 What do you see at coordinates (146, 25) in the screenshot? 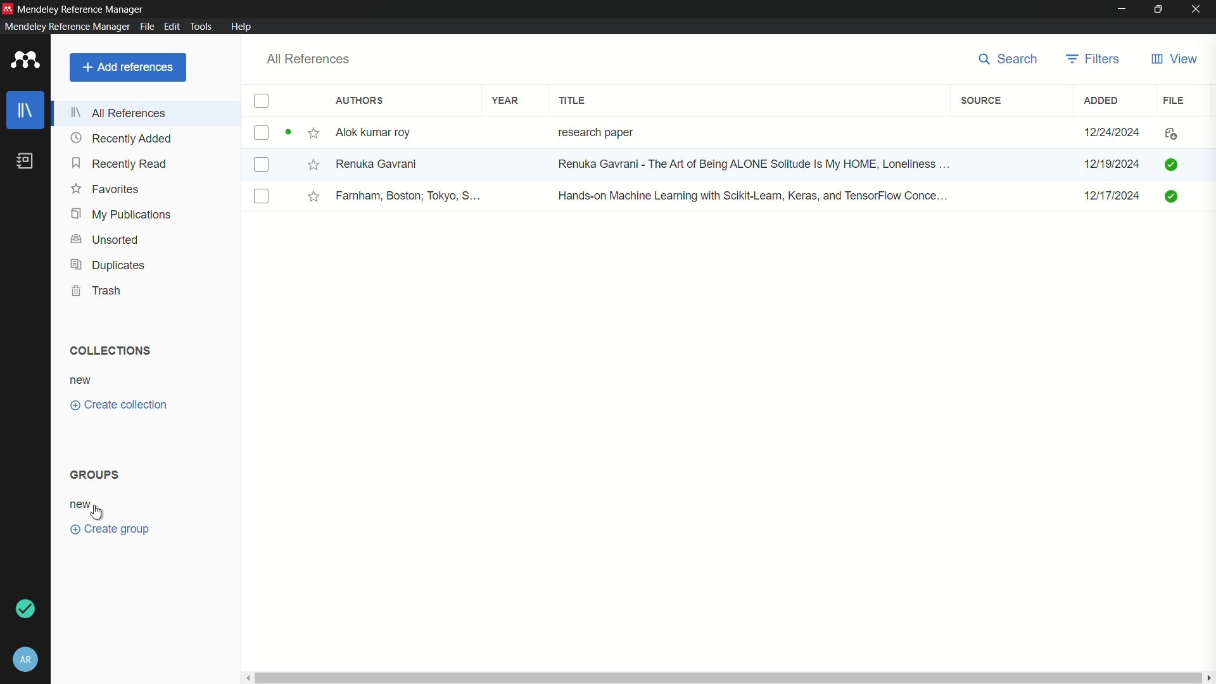
I see `file menu` at bounding box center [146, 25].